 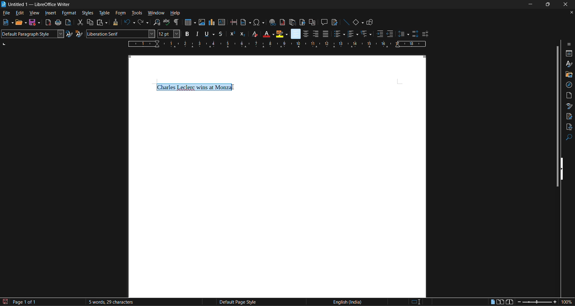 I want to click on book view, so click(x=509, y=302).